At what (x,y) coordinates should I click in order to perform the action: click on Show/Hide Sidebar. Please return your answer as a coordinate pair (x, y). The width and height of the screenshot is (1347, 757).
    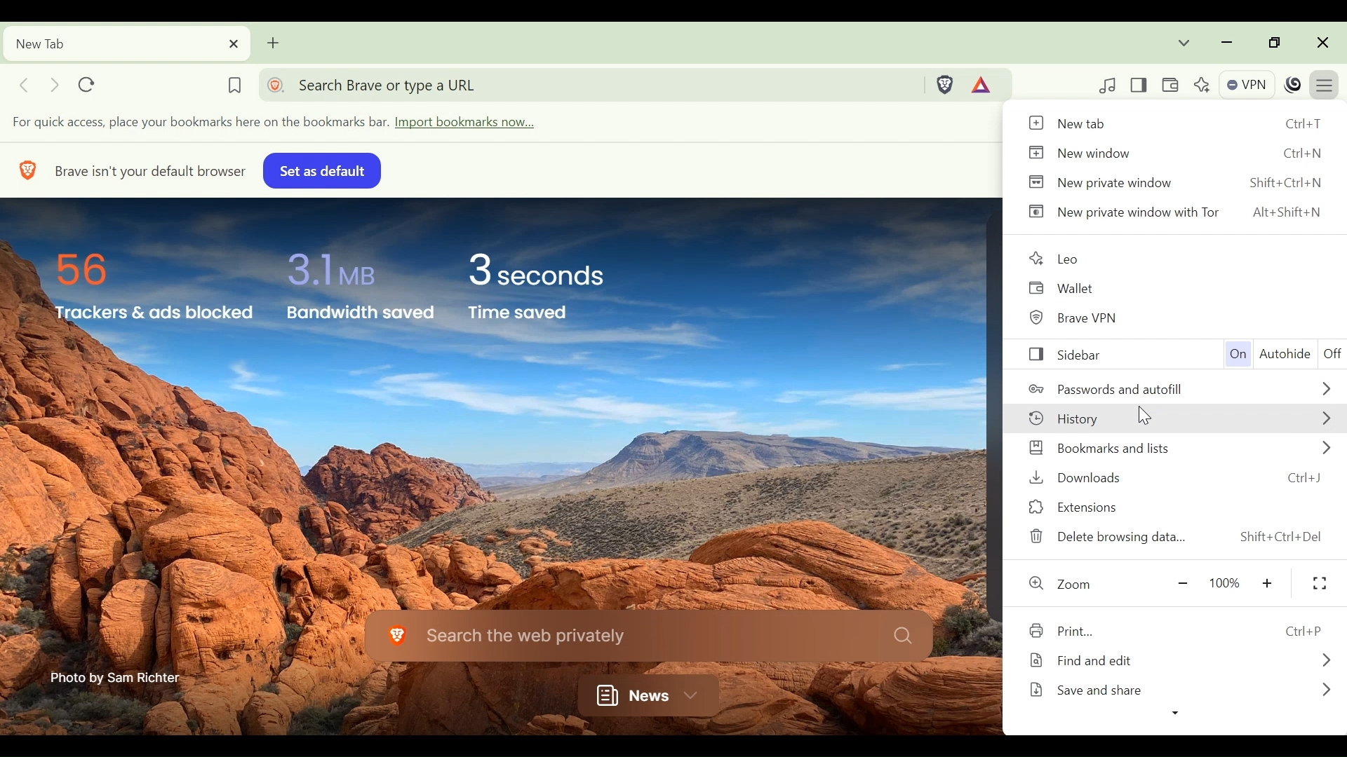
    Looking at the image, I should click on (1142, 84).